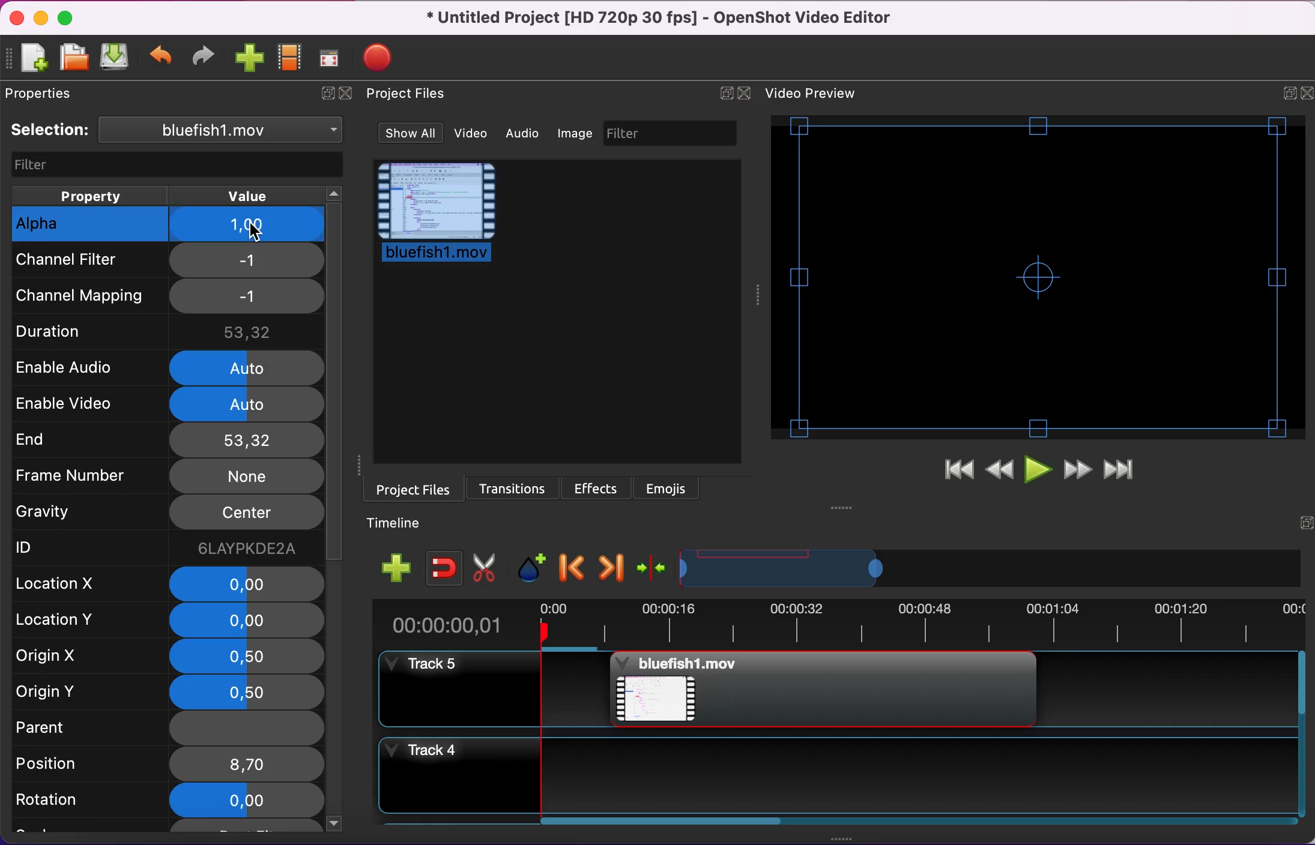 The image size is (1315, 845). Describe the element at coordinates (44, 97) in the screenshot. I see `properties` at that location.